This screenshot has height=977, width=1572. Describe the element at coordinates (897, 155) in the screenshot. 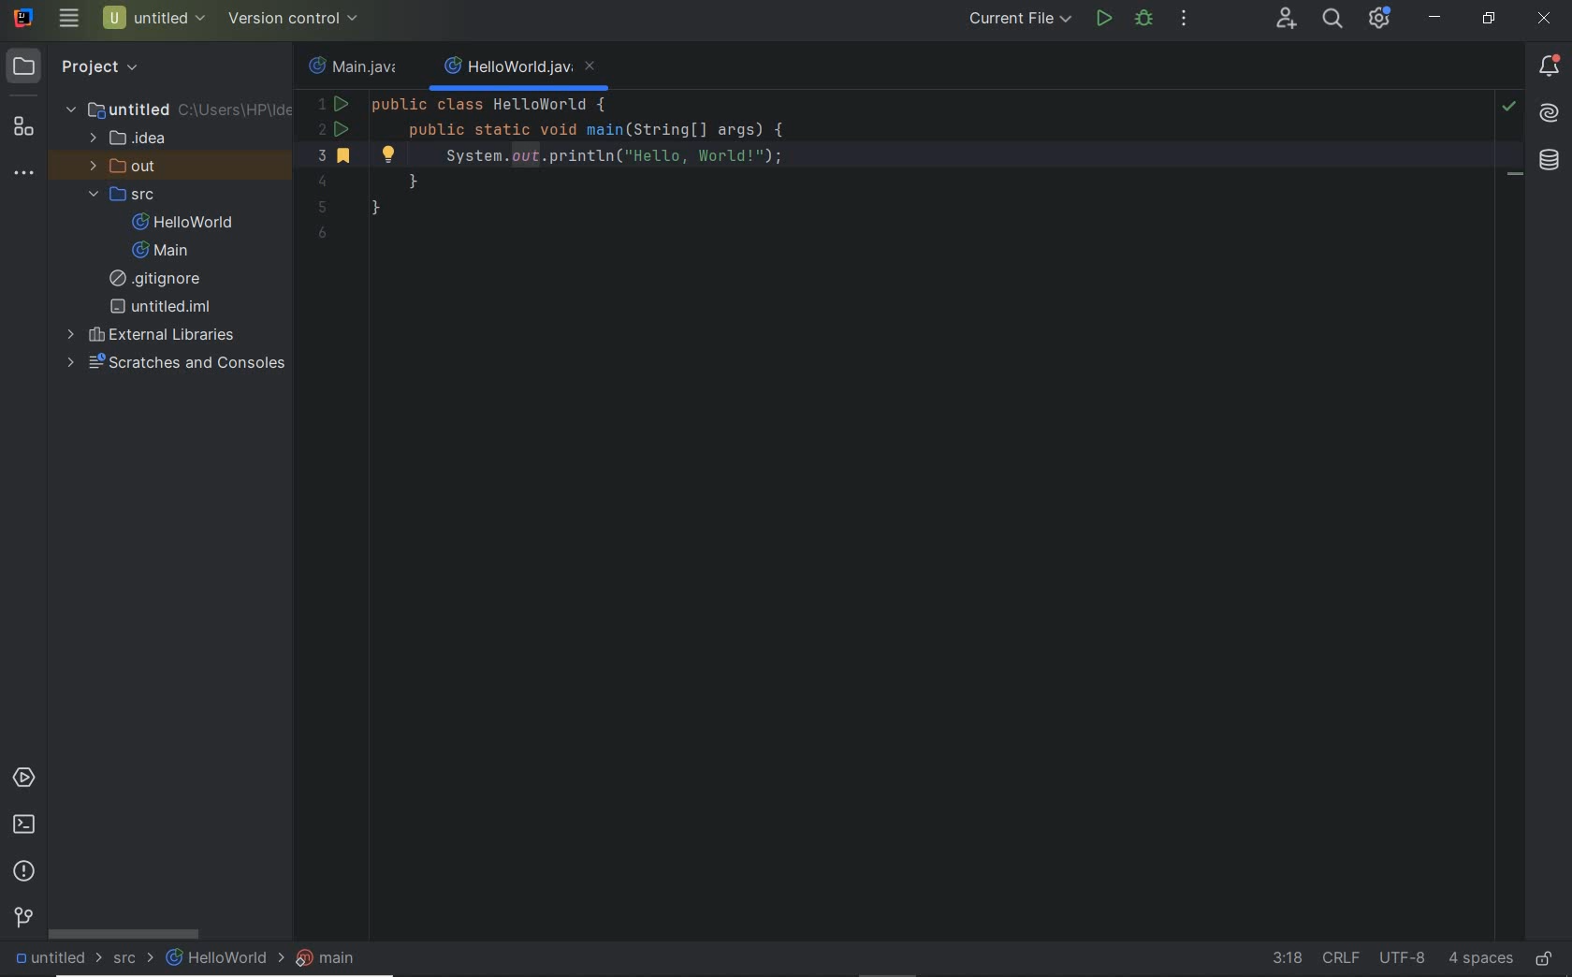

I see `selected line of code to duplicate` at that location.